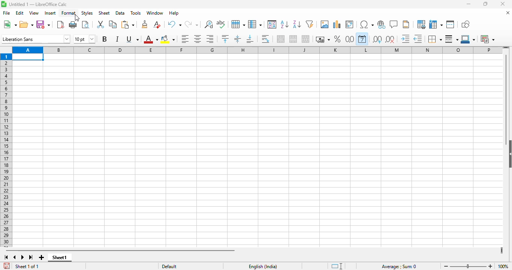 The width and height of the screenshot is (512, 270). Describe the element at coordinates (394, 24) in the screenshot. I see `insert comment` at that location.